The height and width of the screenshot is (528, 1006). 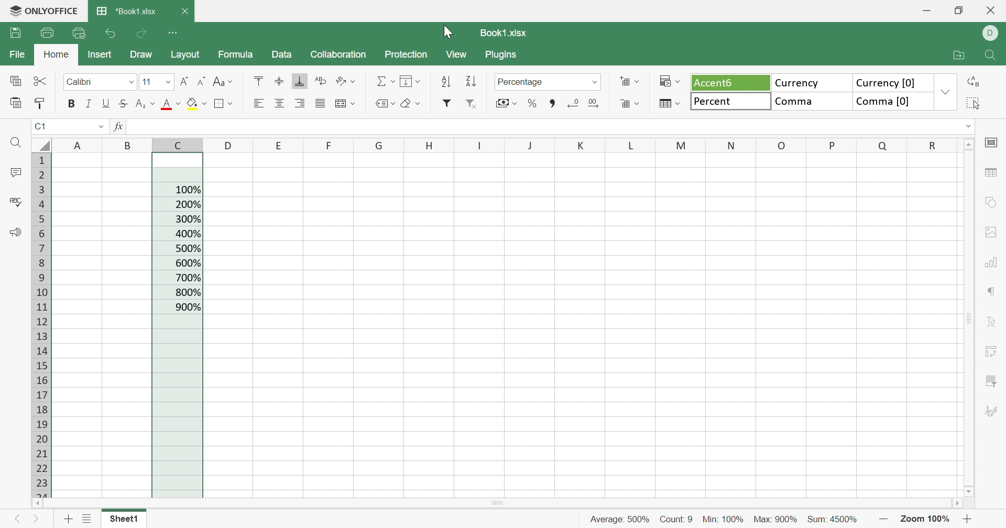 I want to click on , so click(x=128, y=144).